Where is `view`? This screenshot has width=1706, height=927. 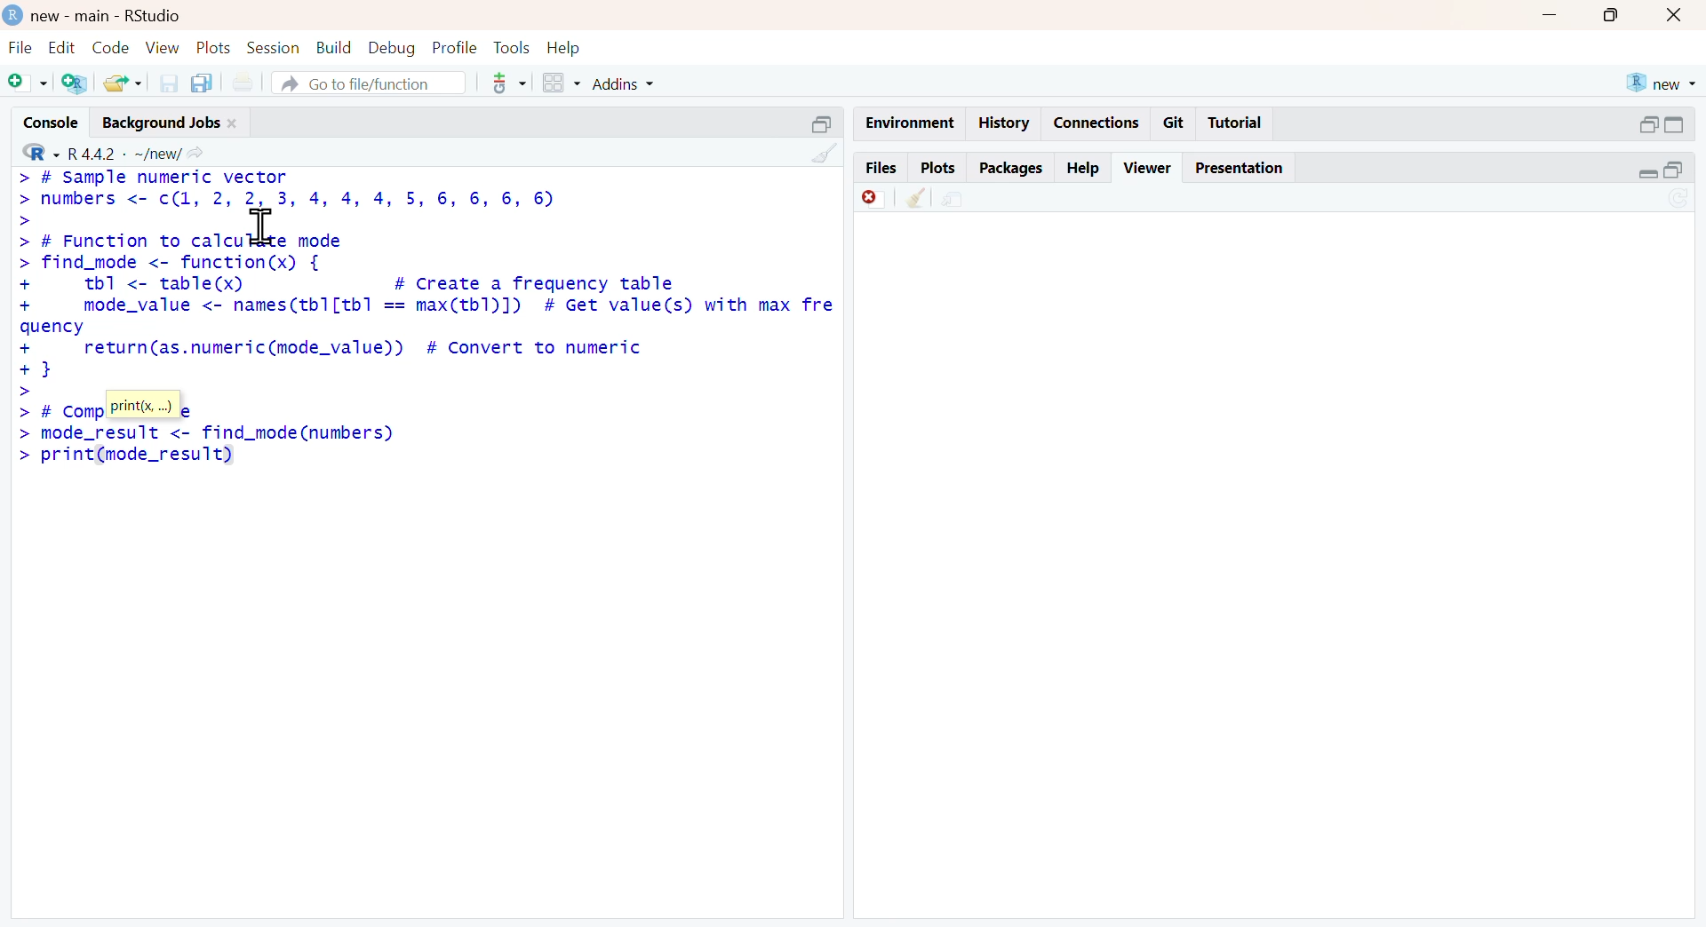
view is located at coordinates (163, 46).